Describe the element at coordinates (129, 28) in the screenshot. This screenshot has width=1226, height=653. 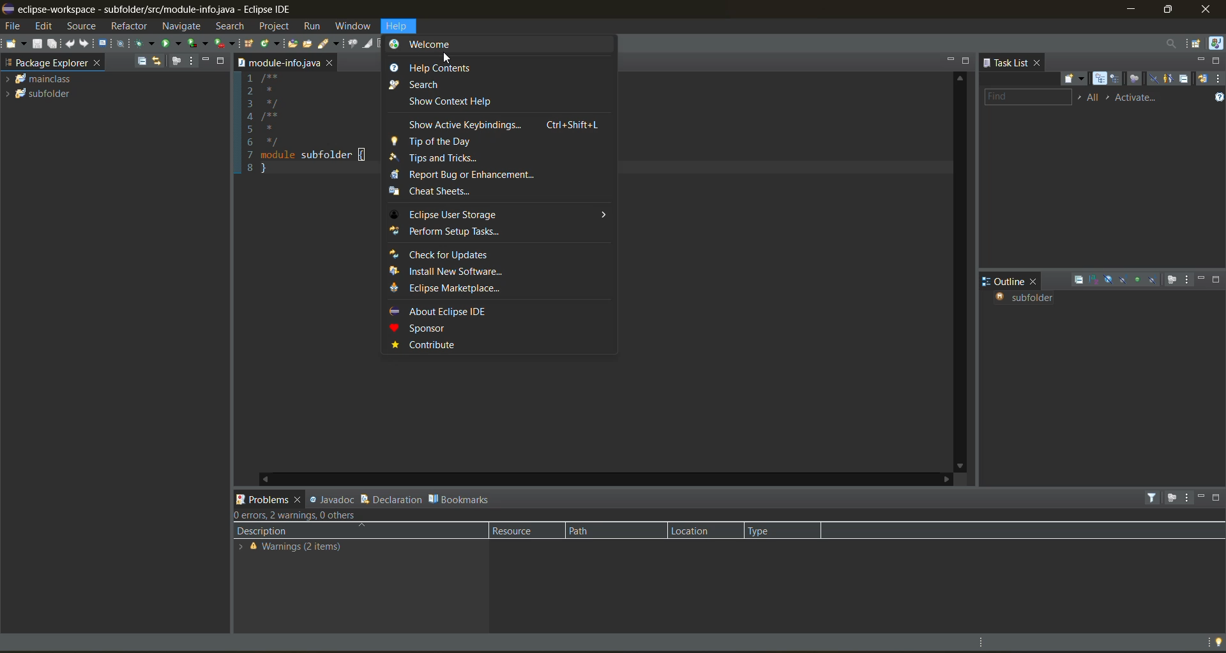
I see `refractor` at that location.